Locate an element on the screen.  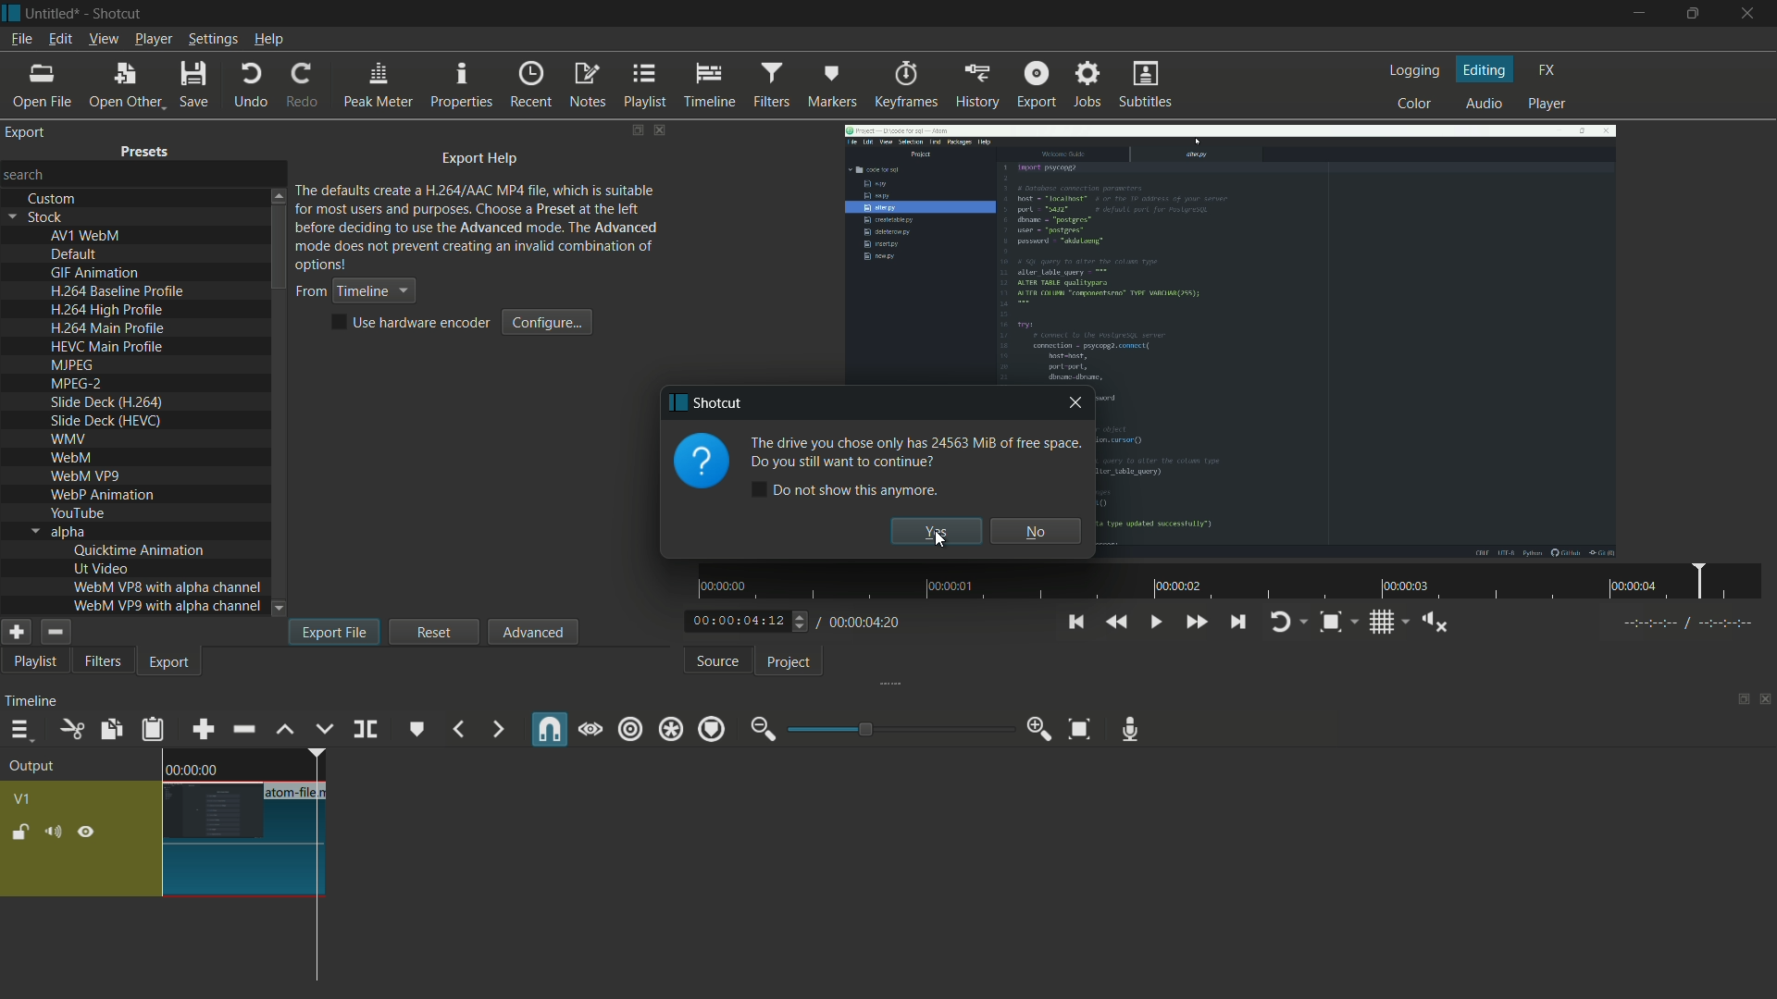
audio is located at coordinates (1485, 104).